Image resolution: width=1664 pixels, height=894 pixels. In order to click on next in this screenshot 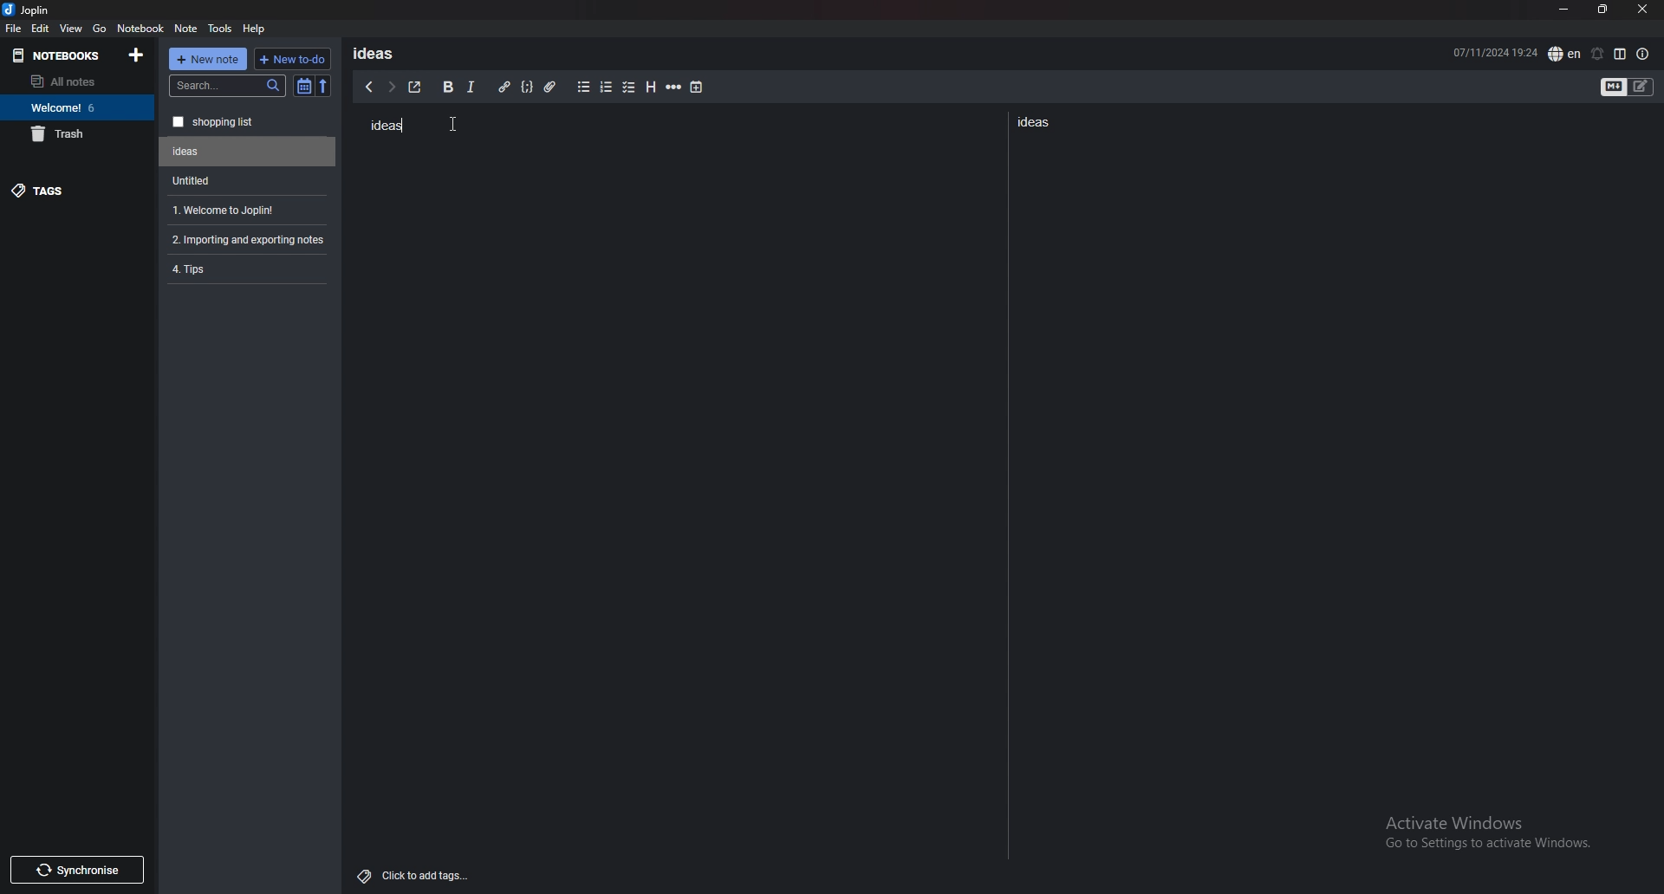, I will do `click(391, 87)`.